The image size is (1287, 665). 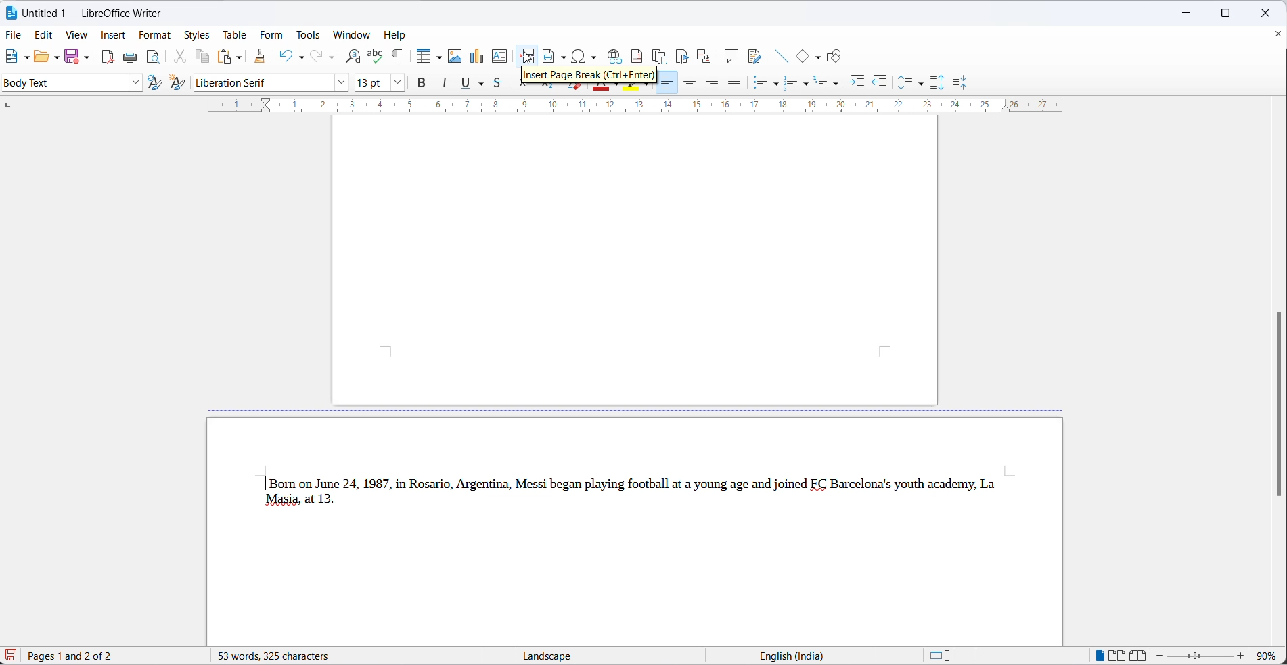 I want to click on bold, so click(x=422, y=82).